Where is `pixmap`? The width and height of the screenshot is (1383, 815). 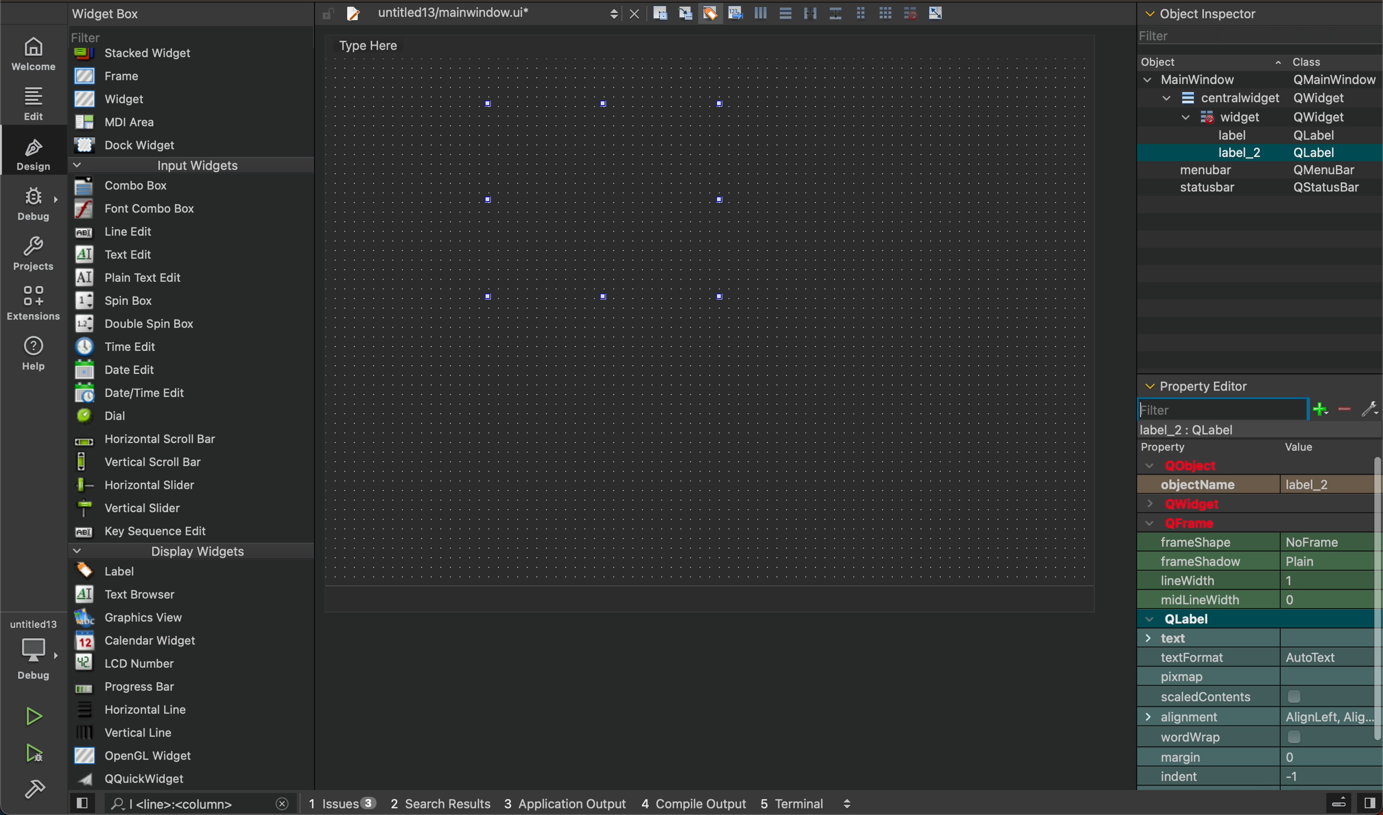 pixmap is located at coordinates (1260, 678).